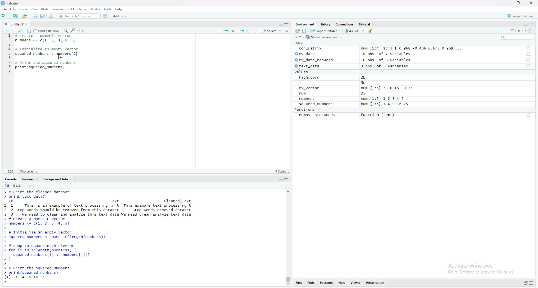 The image size is (538, 288). What do you see at coordinates (7, 30) in the screenshot?
I see `move backward` at bounding box center [7, 30].